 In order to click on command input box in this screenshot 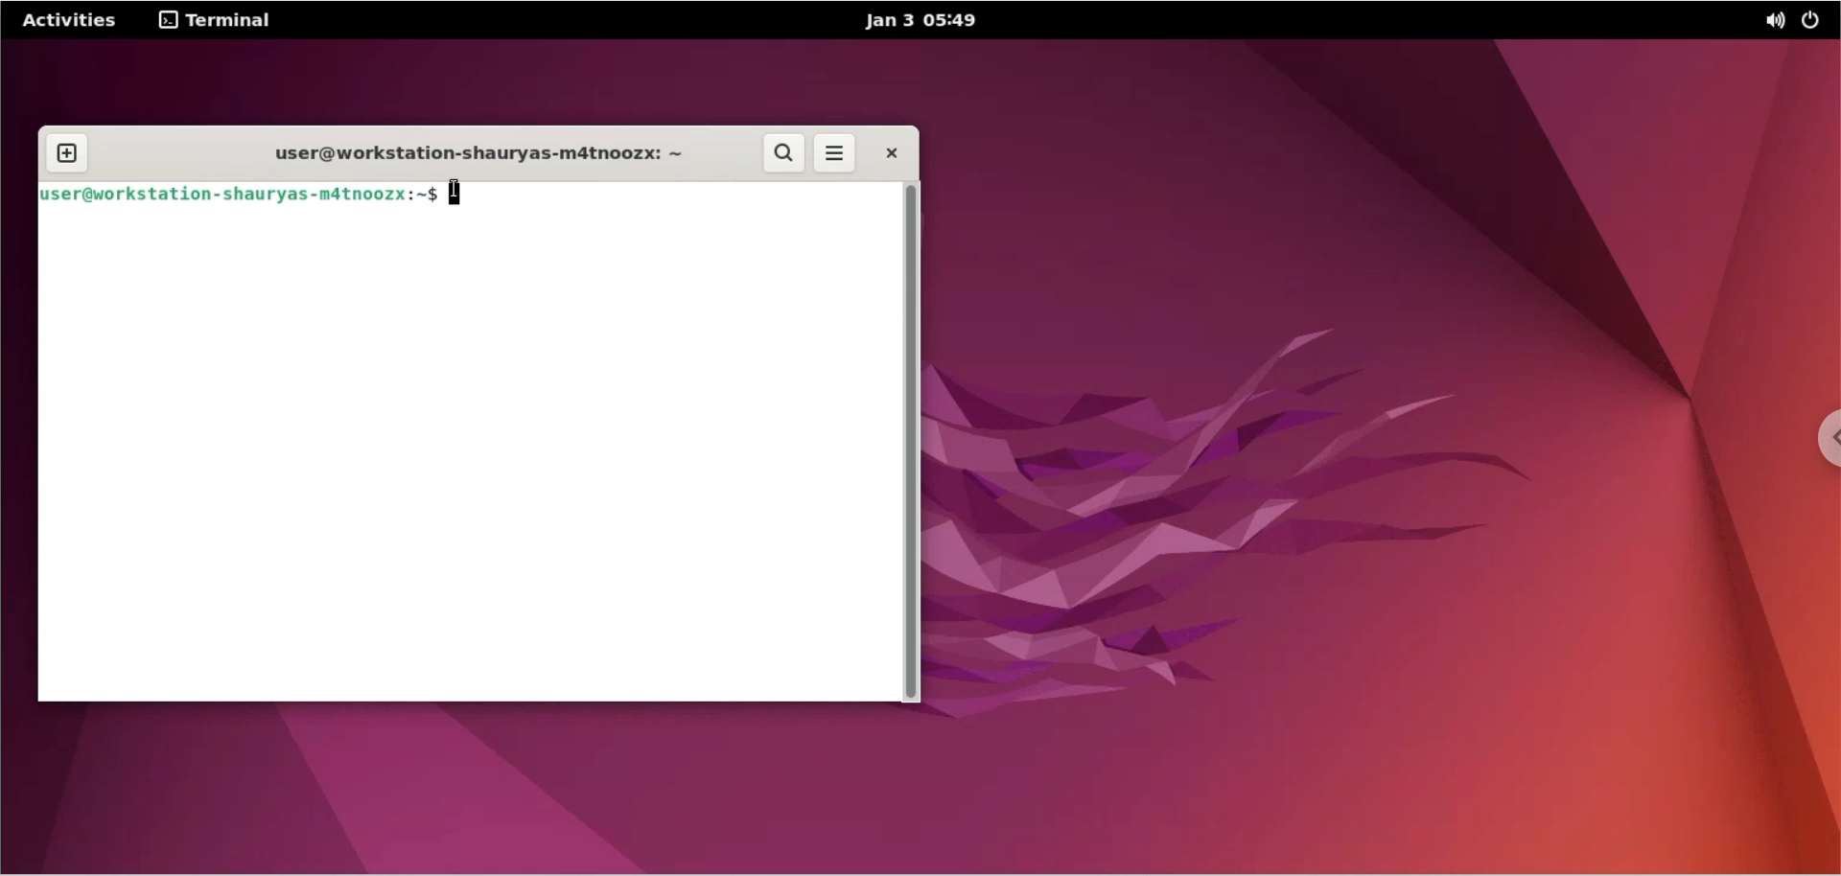, I will do `click(669, 195)`.